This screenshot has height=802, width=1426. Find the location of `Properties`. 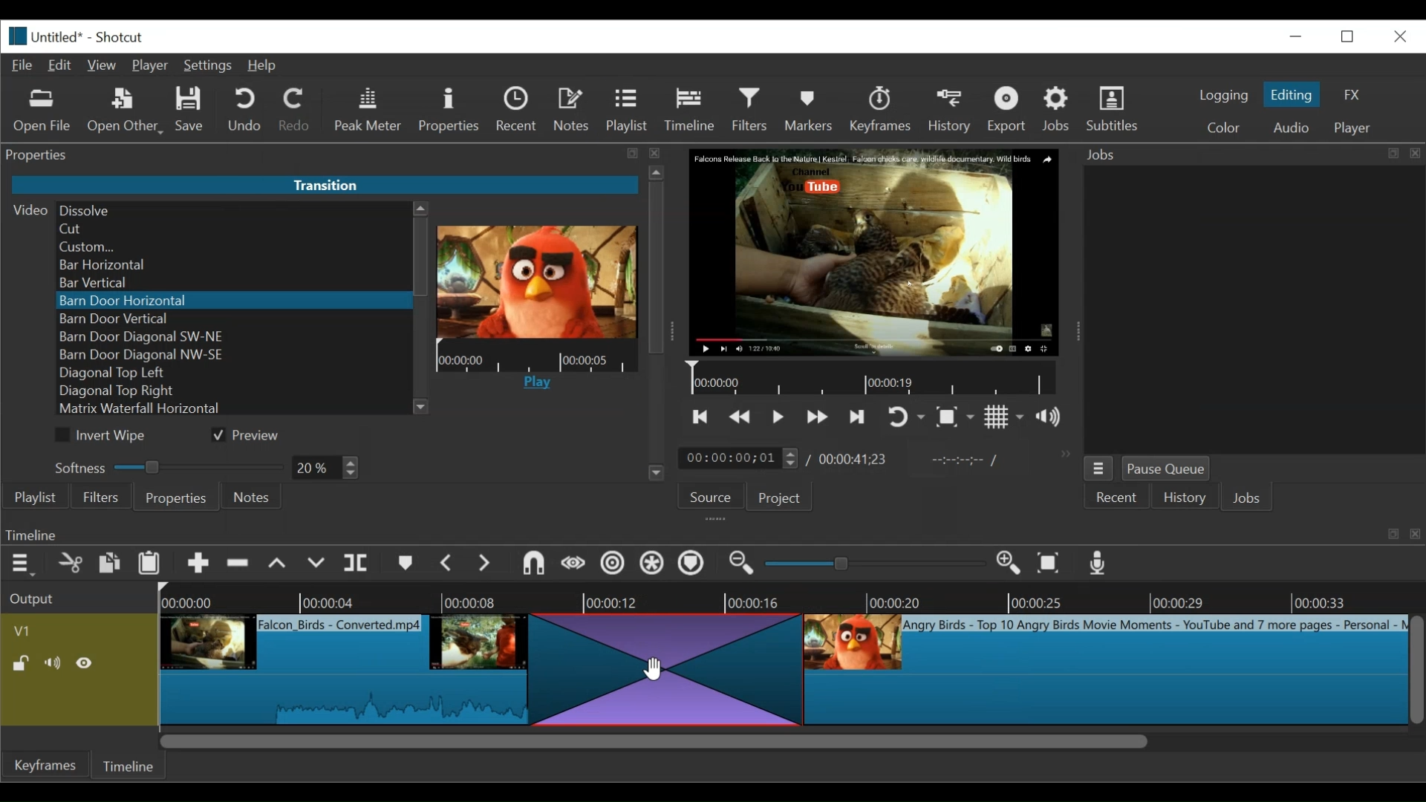

Properties is located at coordinates (175, 497).